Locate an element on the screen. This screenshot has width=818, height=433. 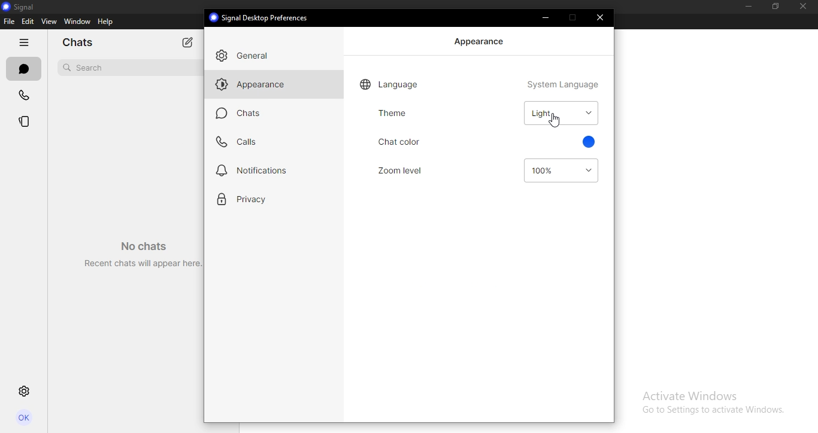
appearance is located at coordinates (481, 41).